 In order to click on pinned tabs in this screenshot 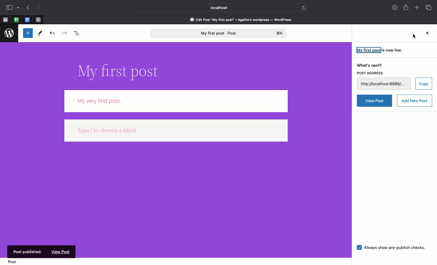, I will do `click(39, 20)`.